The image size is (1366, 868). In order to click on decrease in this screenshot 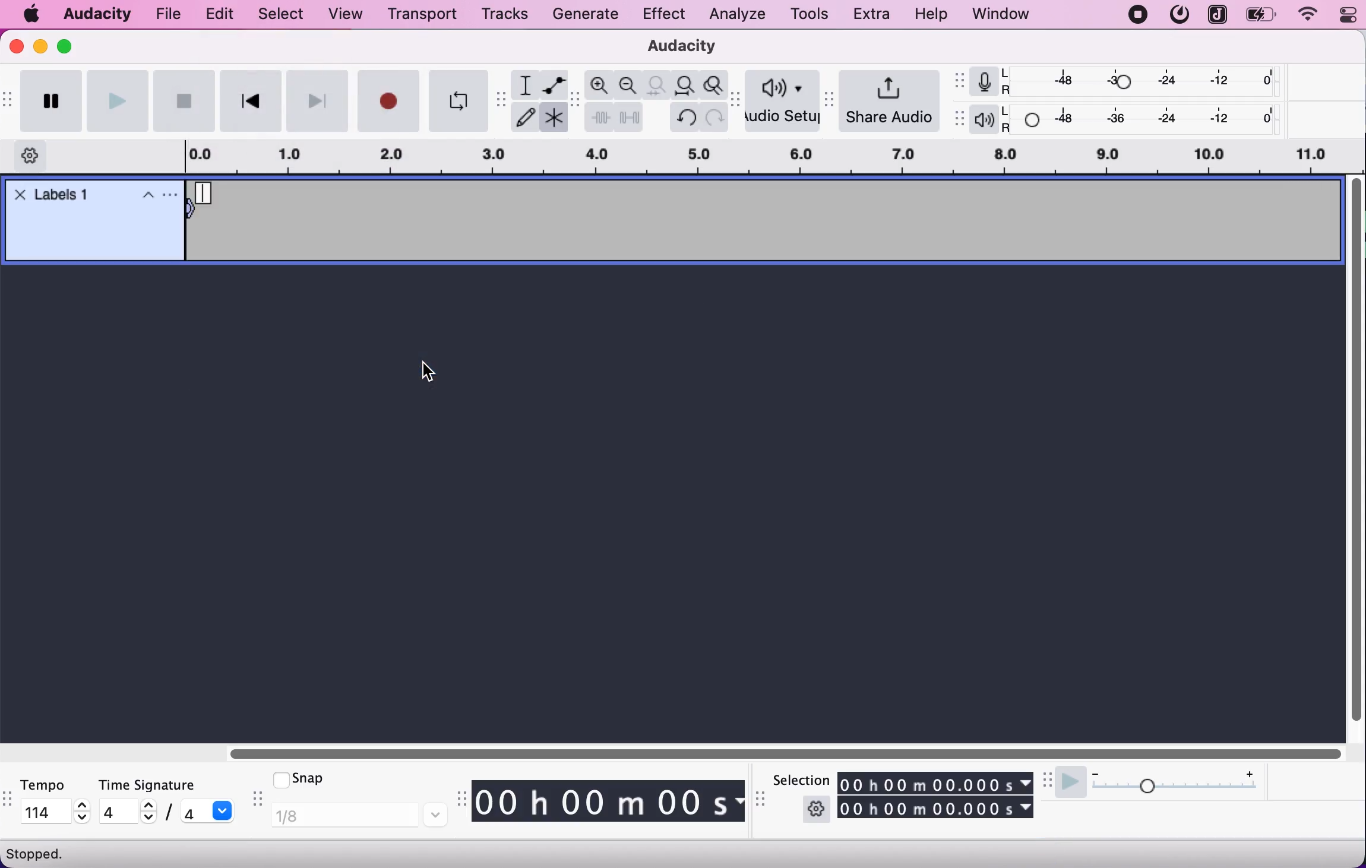, I will do `click(83, 819)`.